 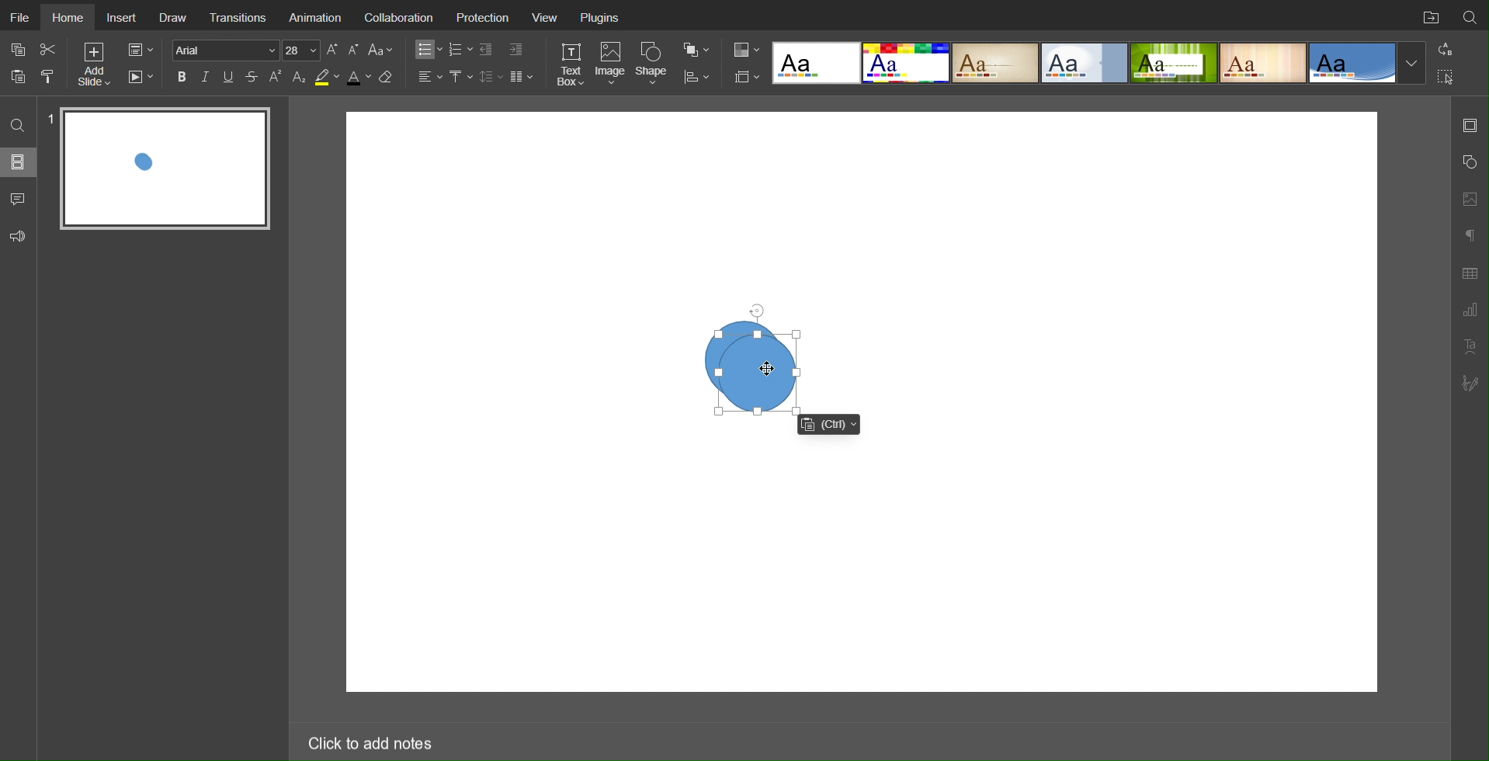 What do you see at coordinates (69, 17) in the screenshot?
I see `Home` at bounding box center [69, 17].